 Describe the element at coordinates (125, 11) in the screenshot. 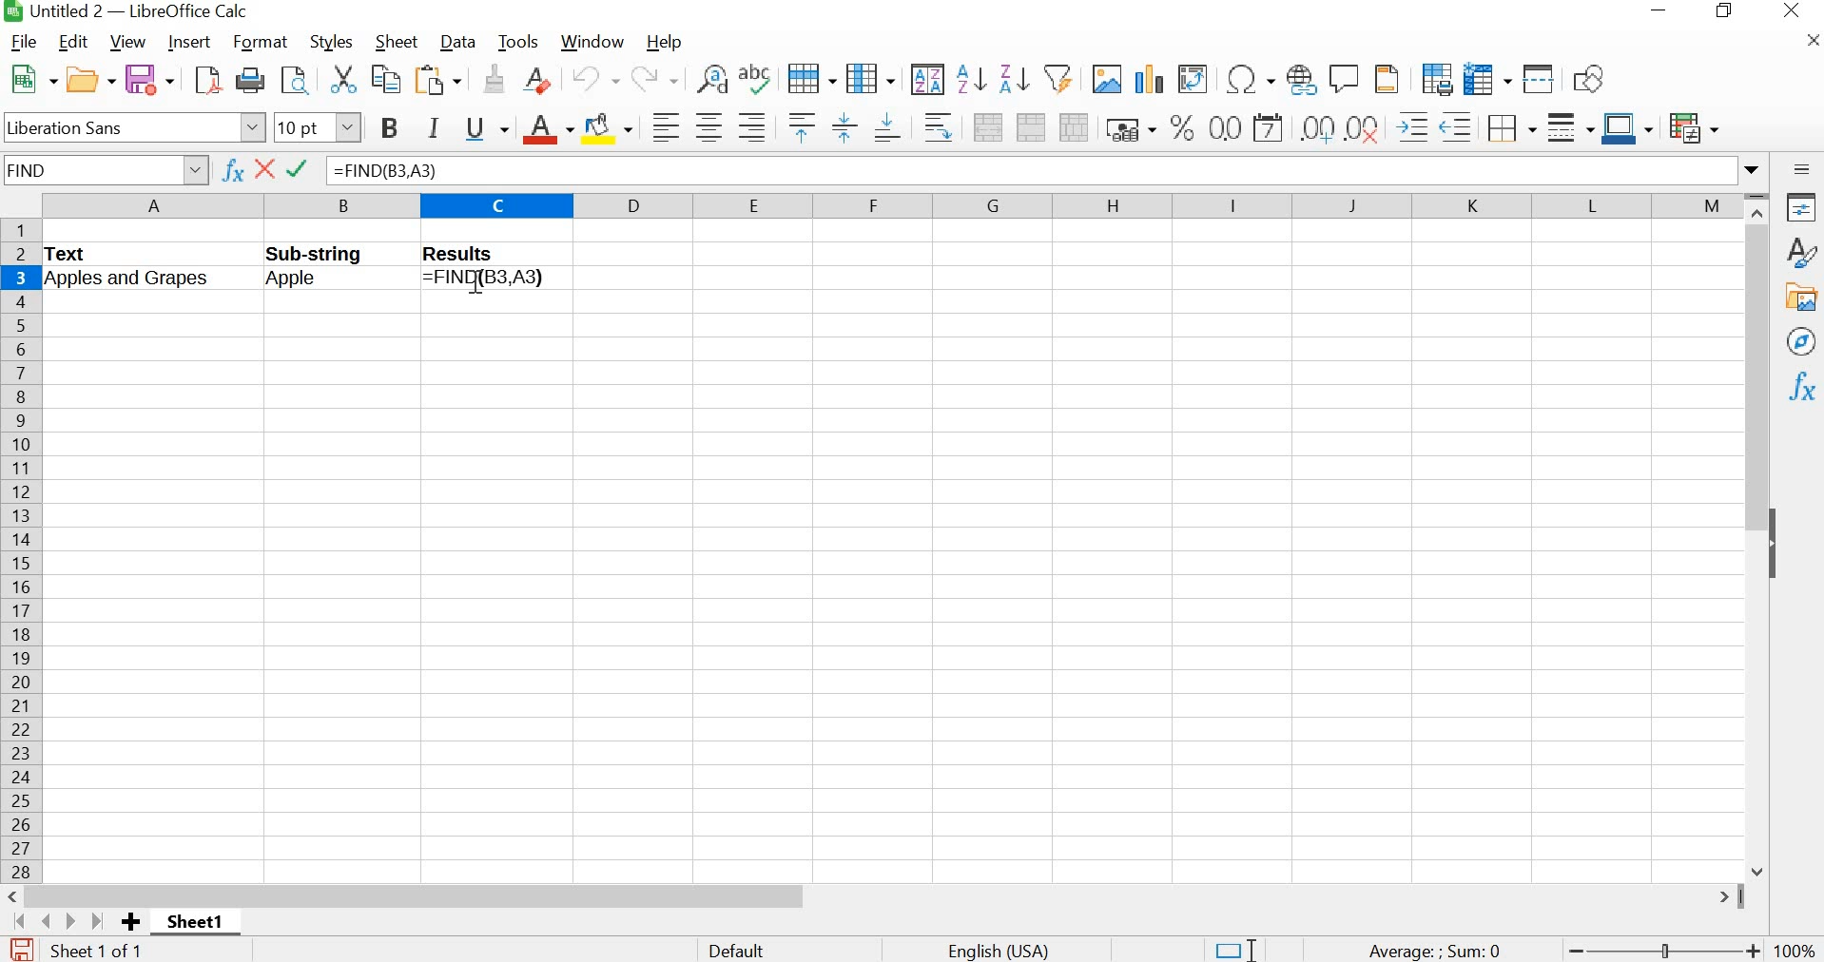

I see `file name` at that location.